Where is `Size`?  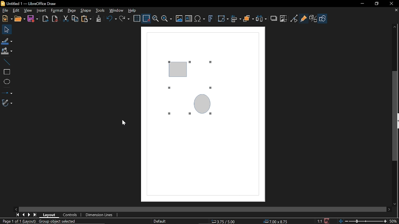
Size is located at coordinates (278, 222).